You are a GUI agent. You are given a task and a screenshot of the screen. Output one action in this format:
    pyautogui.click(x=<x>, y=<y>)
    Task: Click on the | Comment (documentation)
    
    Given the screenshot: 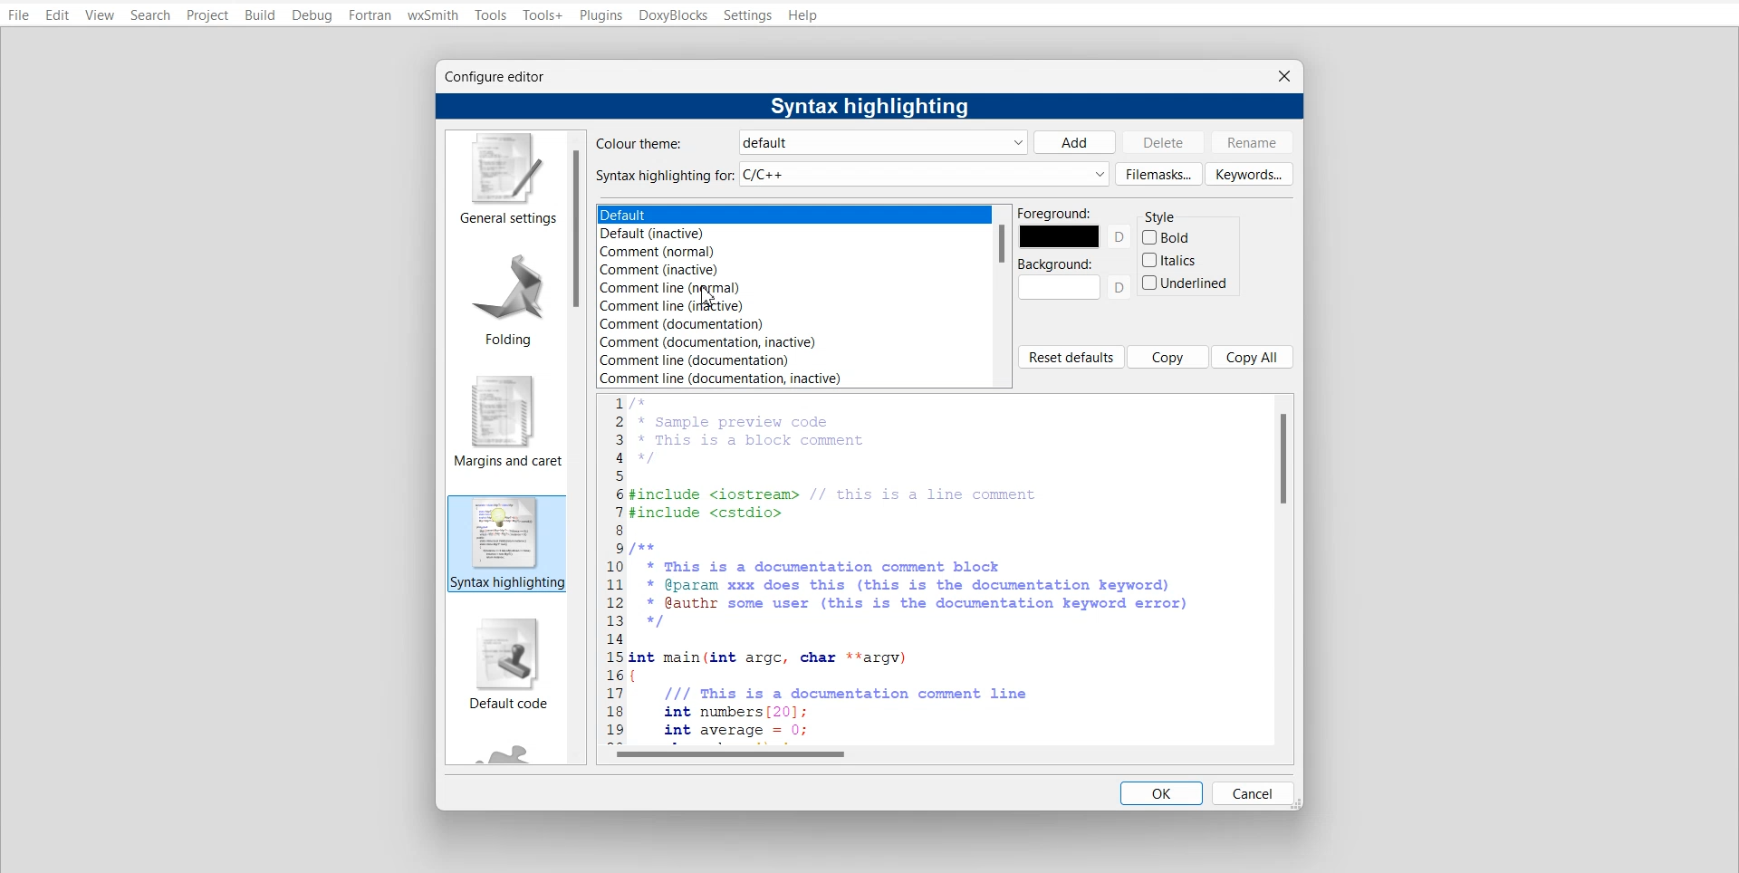 What is the action you would take?
    pyautogui.click(x=696, y=324)
    